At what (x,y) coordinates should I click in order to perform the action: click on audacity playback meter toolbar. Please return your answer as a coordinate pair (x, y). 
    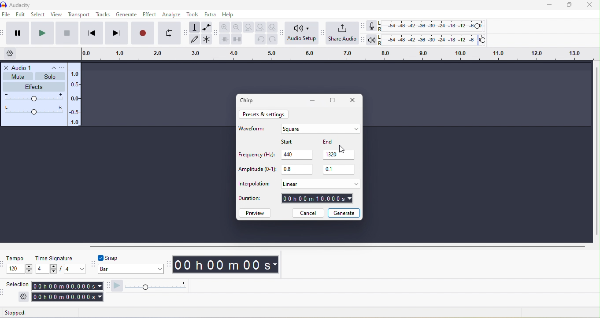
    Looking at the image, I should click on (363, 39).